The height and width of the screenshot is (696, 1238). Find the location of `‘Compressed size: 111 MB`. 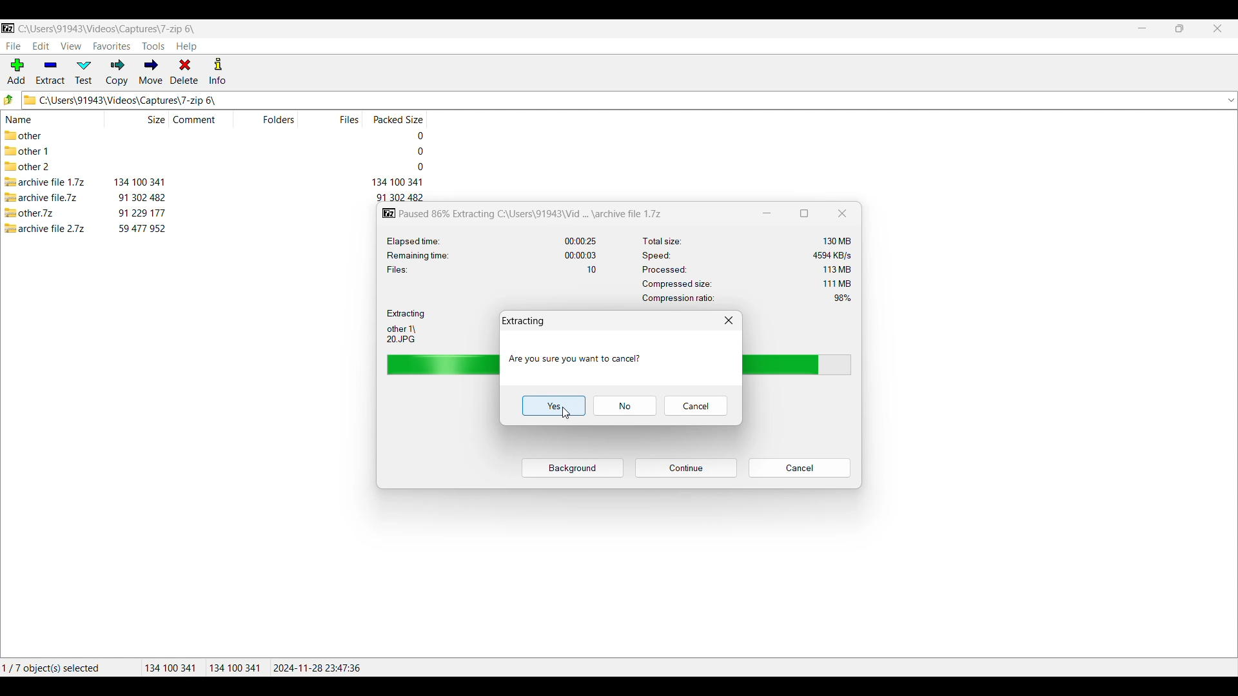

‘Compressed size: 111 MB is located at coordinates (746, 283).